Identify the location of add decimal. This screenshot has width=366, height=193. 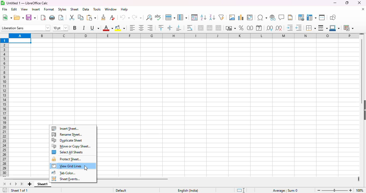
(270, 28).